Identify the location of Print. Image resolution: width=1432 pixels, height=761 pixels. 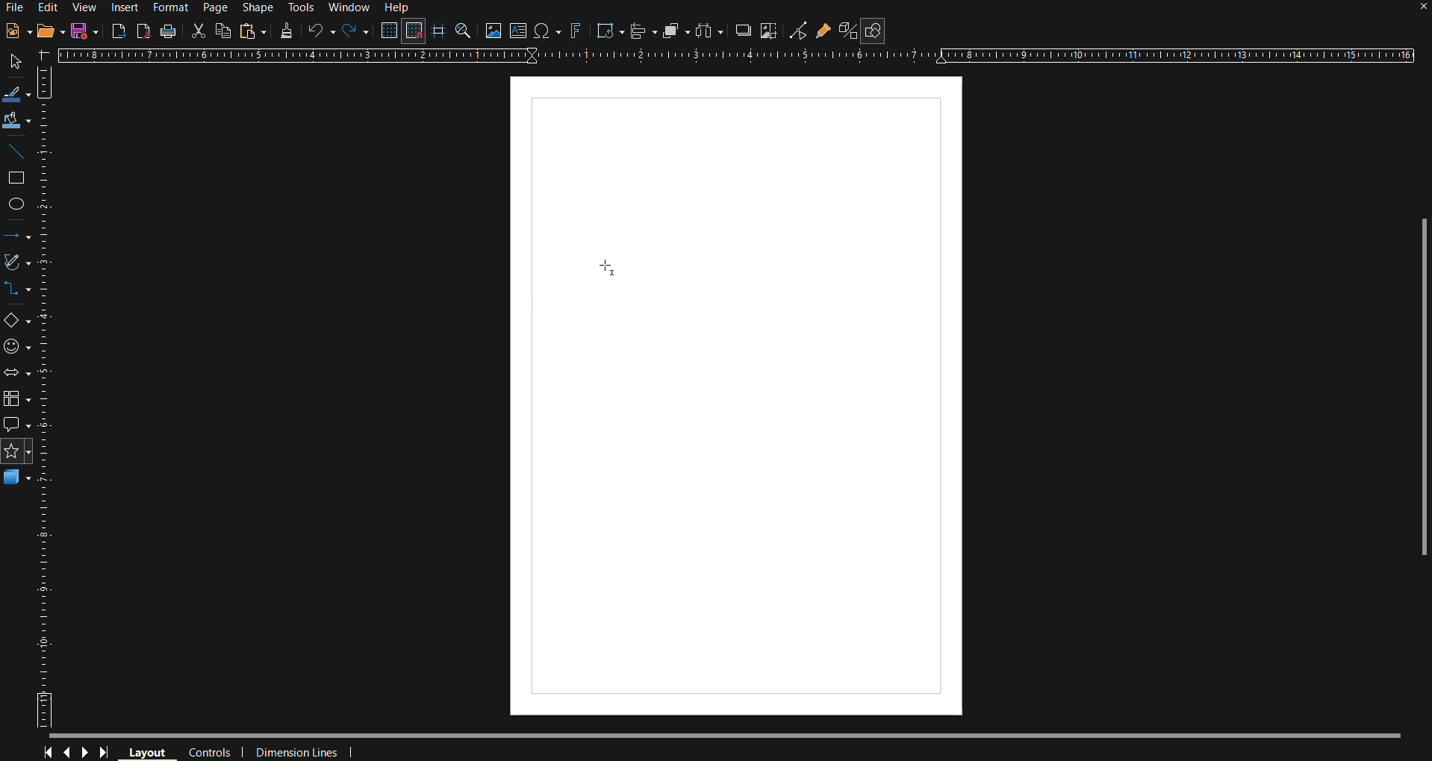
(169, 31).